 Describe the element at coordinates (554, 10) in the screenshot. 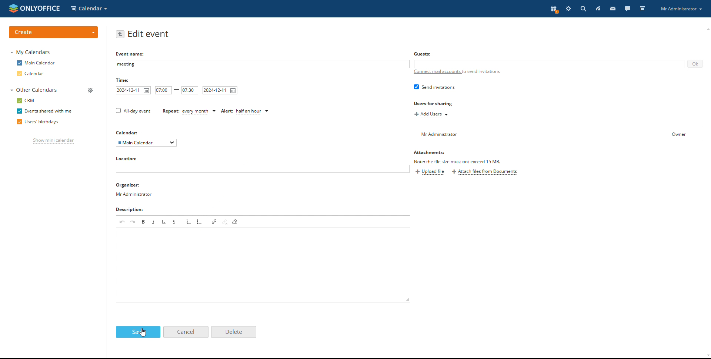

I see `present` at that location.